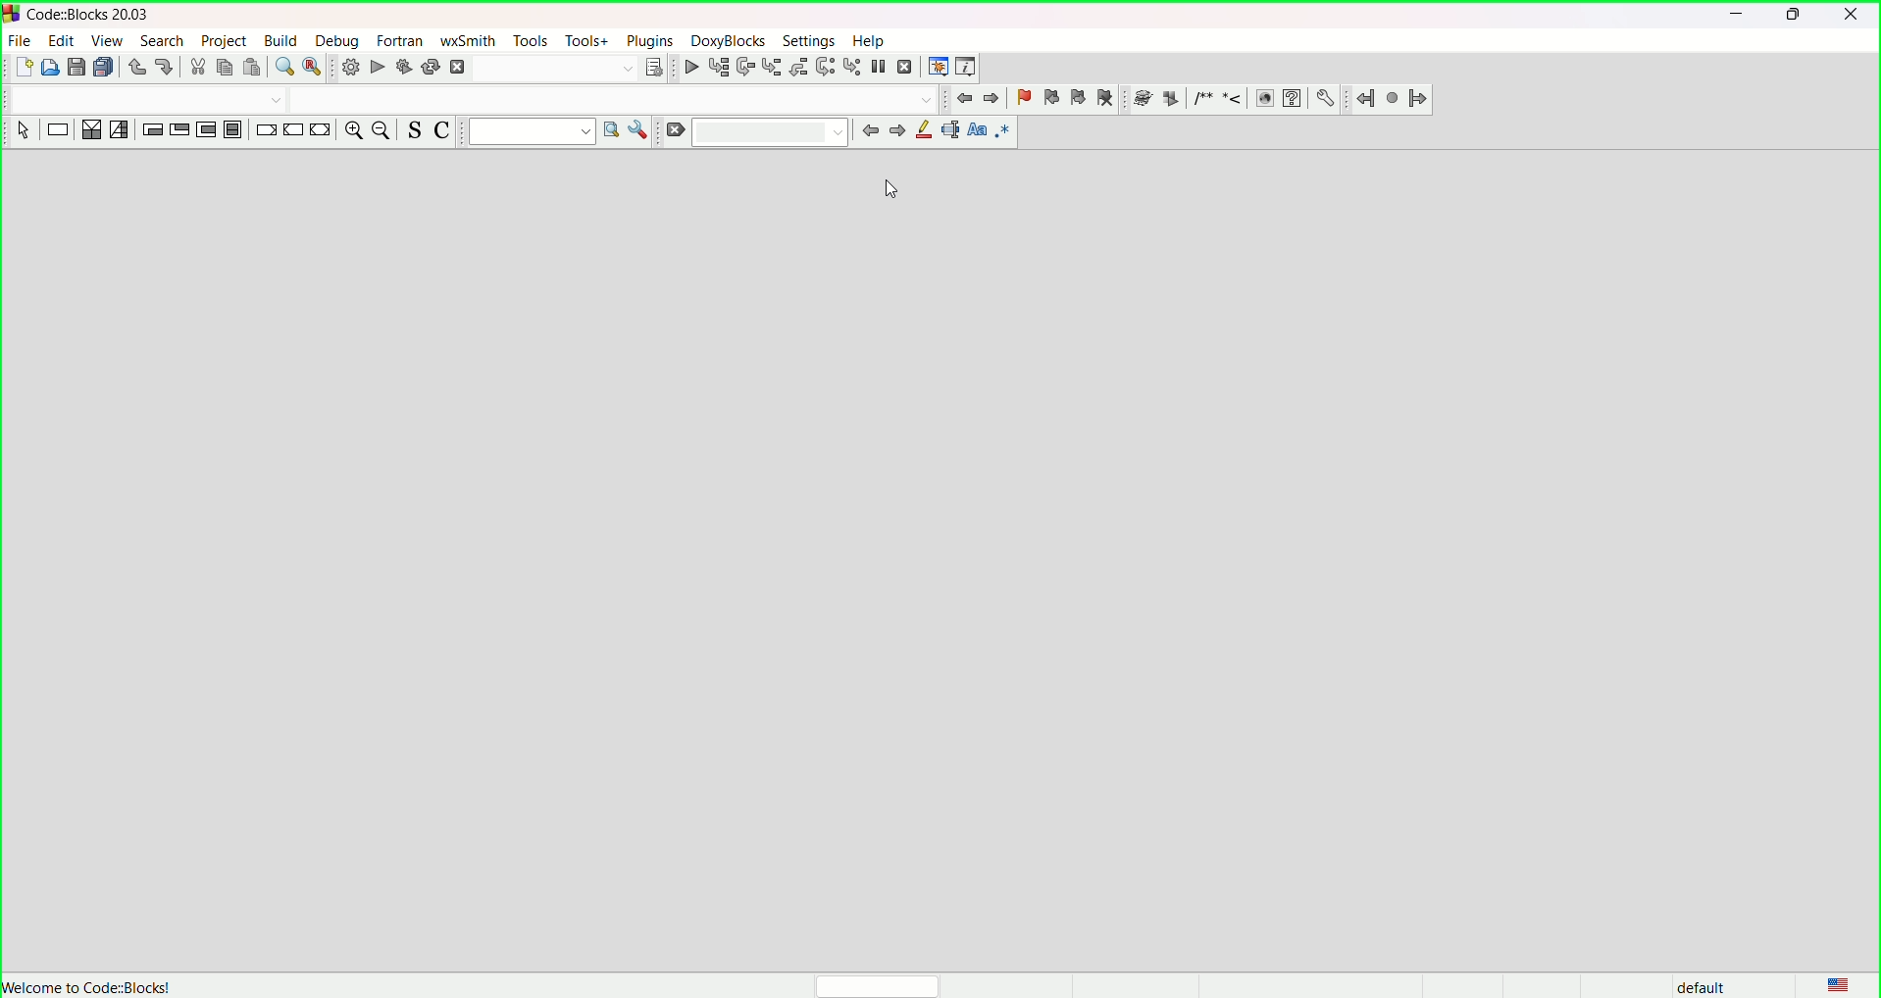  I want to click on , so click(466, 40).